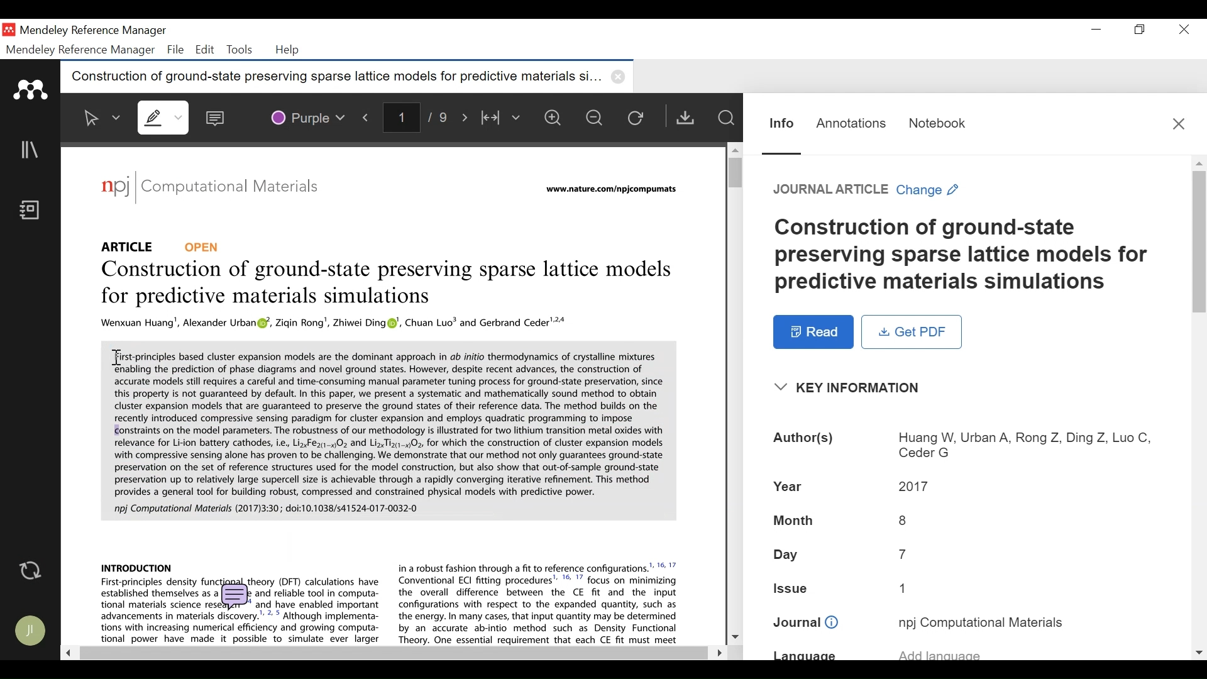 This screenshot has width=1207, height=679. I want to click on Month, so click(903, 520).